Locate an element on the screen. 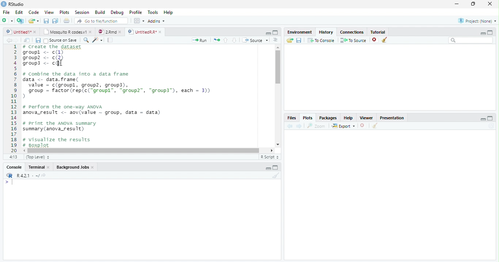 This screenshot has width=499, height=262. Magic code is located at coordinates (98, 41).